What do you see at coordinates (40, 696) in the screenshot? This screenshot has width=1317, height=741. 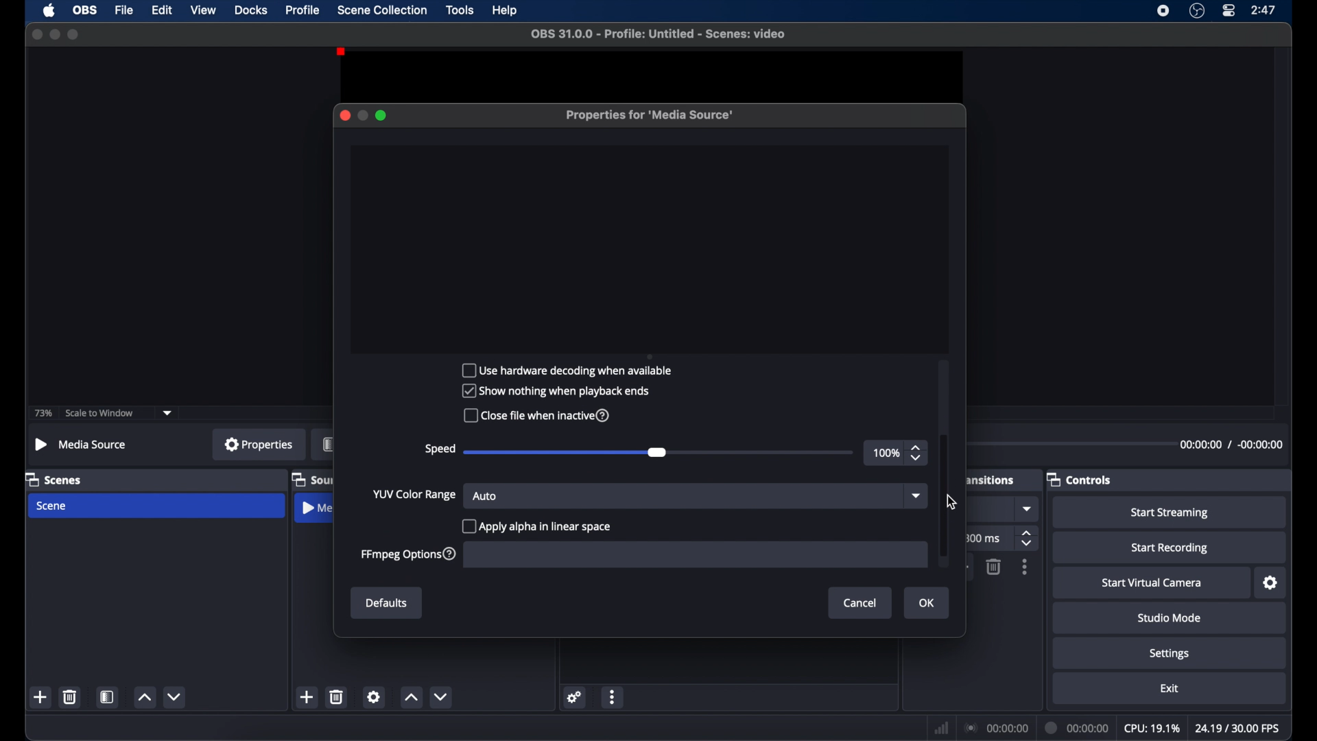 I see `add` at bounding box center [40, 696].